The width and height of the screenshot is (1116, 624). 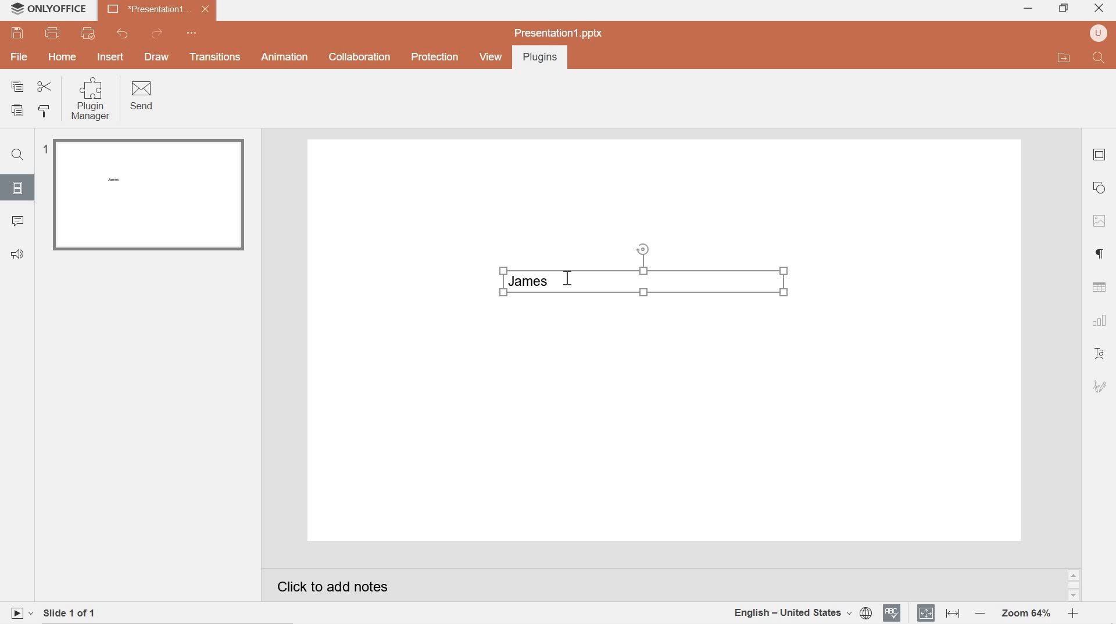 What do you see at coordinates (120, 34) in the screenshot?
I see `undo` at bounding box center [120, 34].